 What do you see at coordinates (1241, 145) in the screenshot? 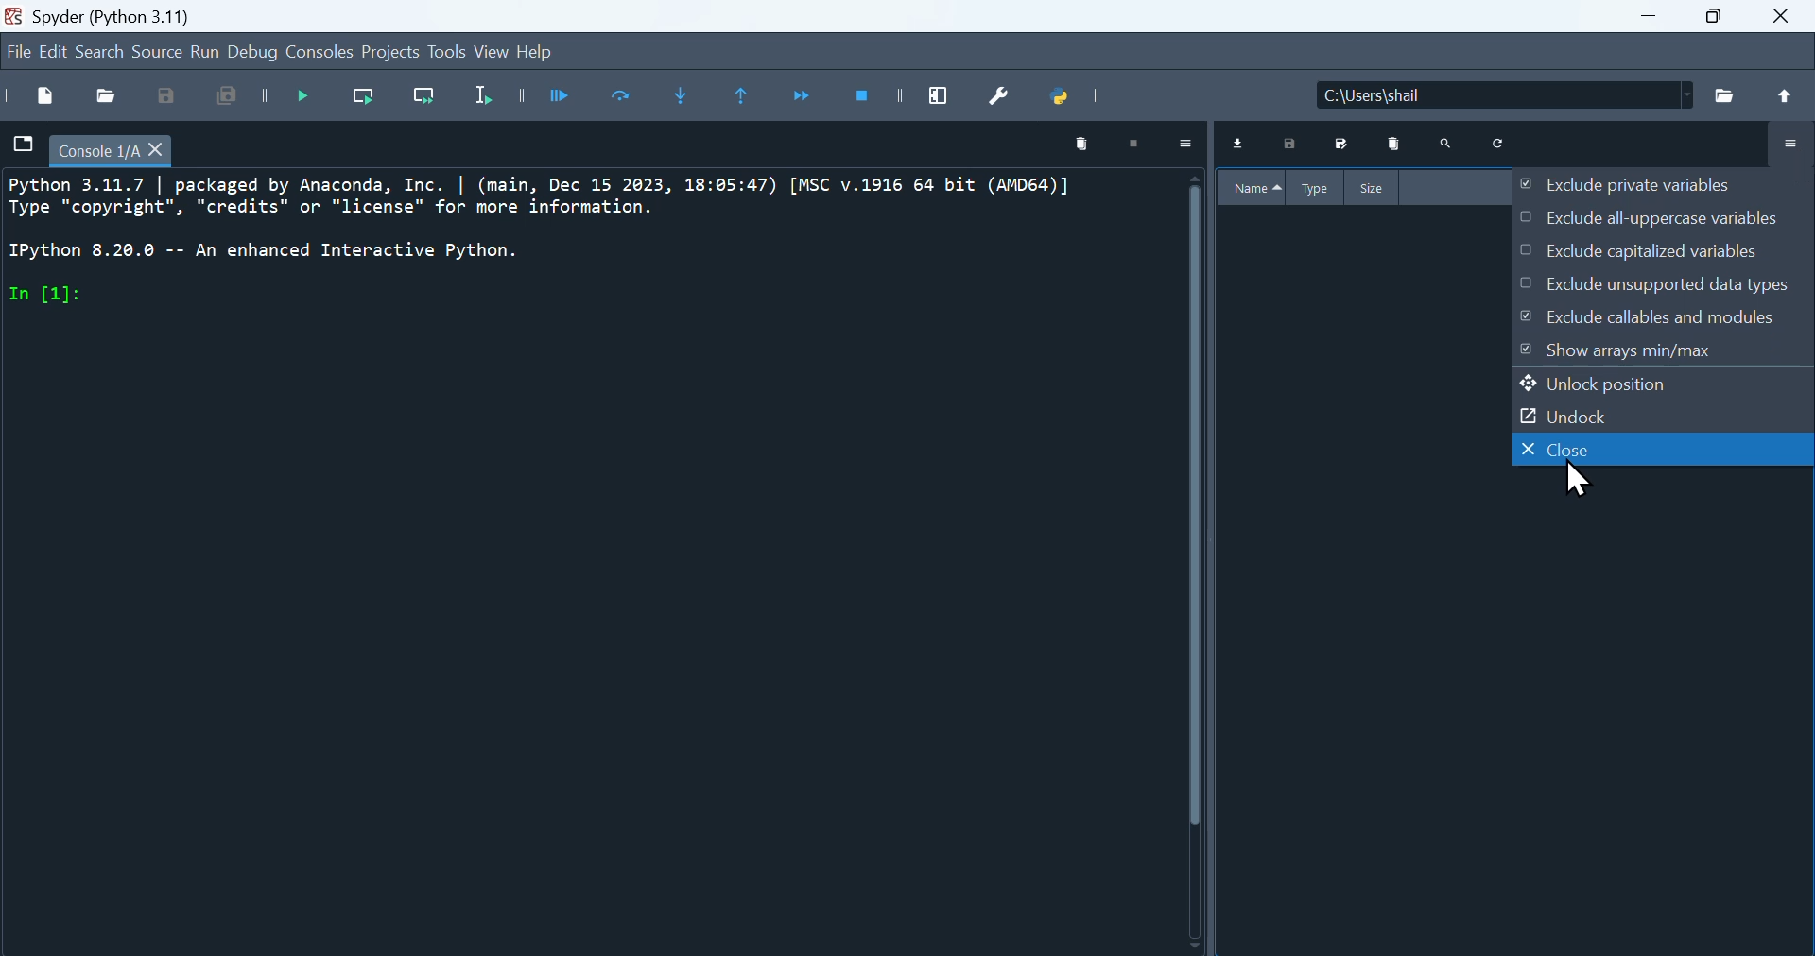
I see `Download` at bounding box center [1241, 145].